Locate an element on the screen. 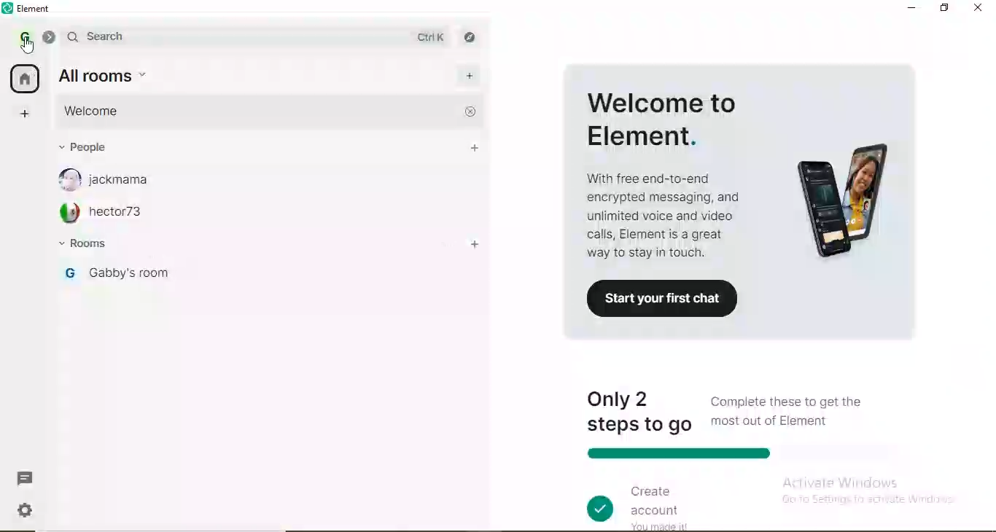 This screenshot has width=996, height=532. all rooms is located at coordinates (105, 74).